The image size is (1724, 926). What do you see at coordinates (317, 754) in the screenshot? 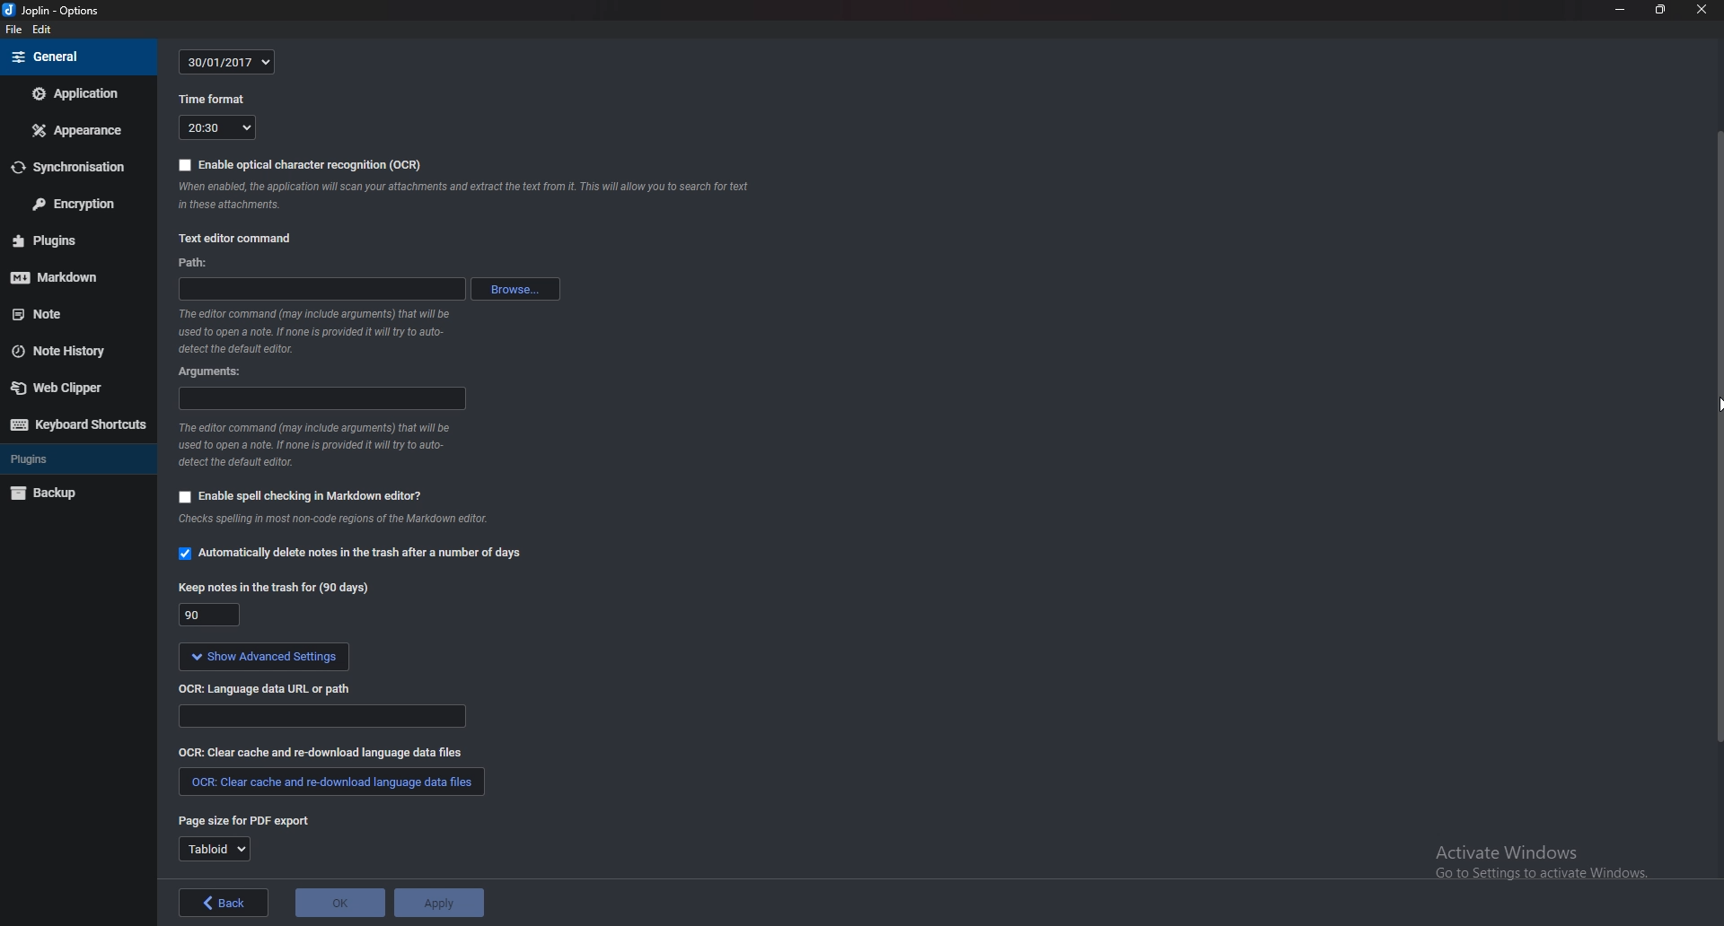
I see `Clear cache and redownload language data` at bounding box center [317, 754].